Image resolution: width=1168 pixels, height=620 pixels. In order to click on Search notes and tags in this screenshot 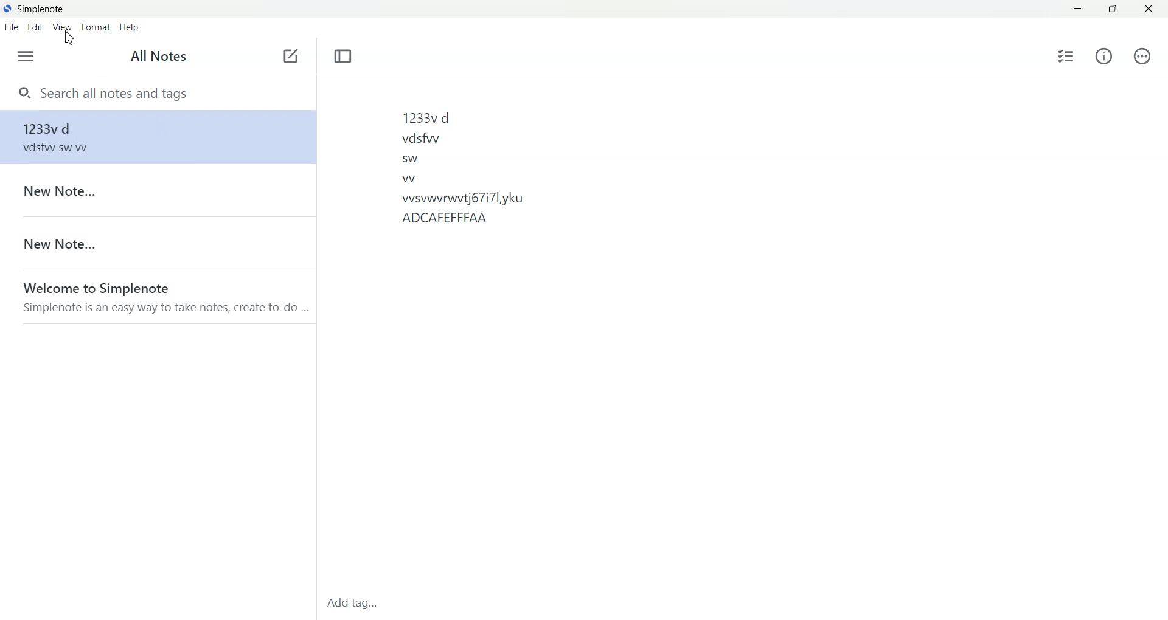, I will do `click(158, 92)`.